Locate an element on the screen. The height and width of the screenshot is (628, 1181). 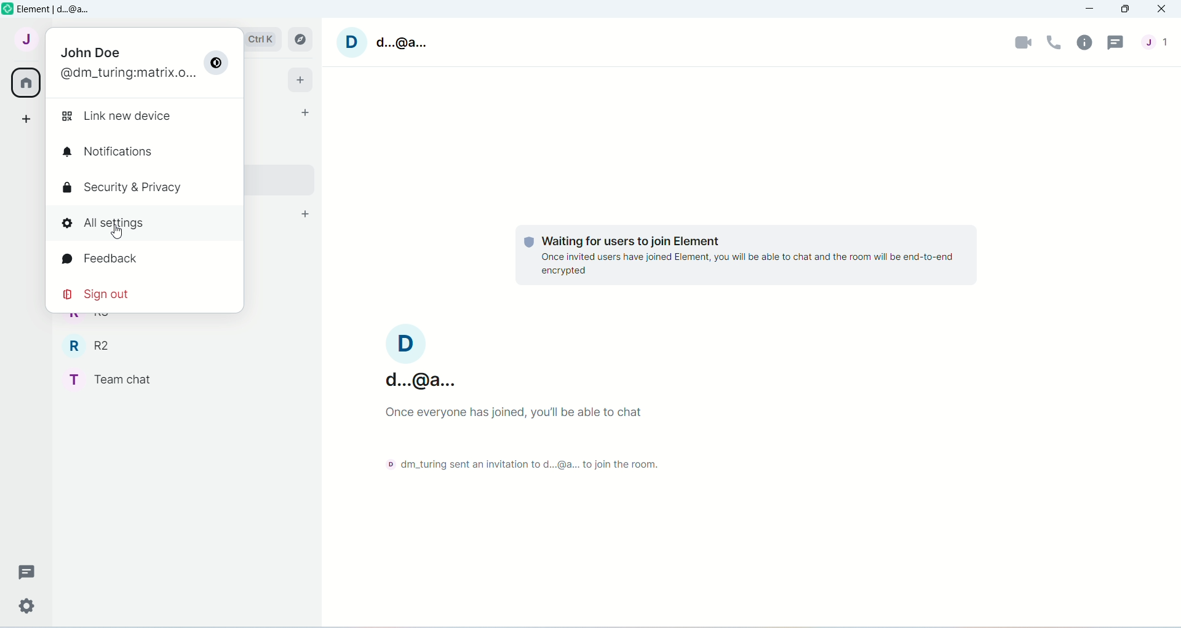
Feedback is located at coordinates (122, 259).